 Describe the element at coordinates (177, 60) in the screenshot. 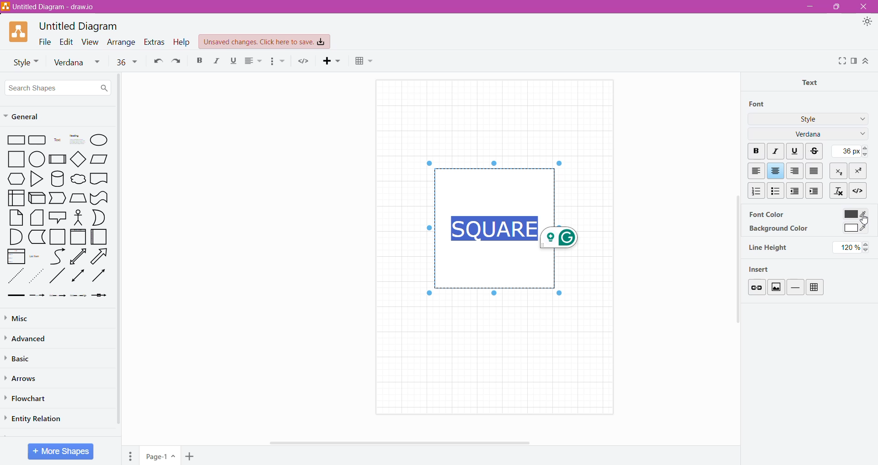

I see `Redo` at that location.